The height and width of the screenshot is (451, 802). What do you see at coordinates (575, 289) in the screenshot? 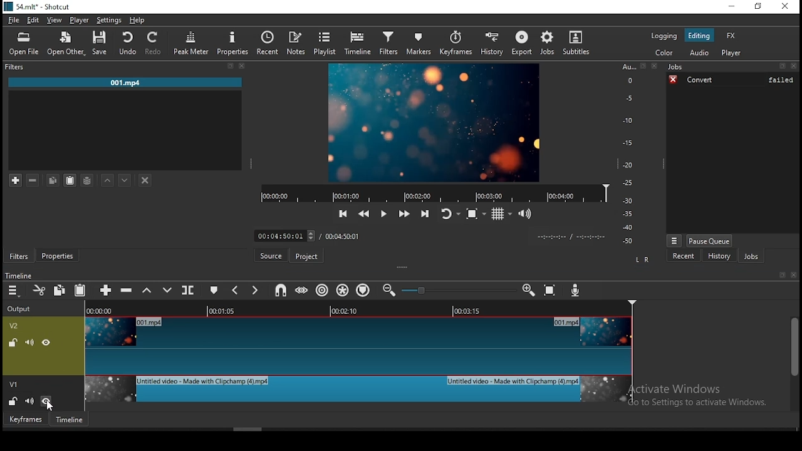
I see `record audio` at bounding box center [575, 289].